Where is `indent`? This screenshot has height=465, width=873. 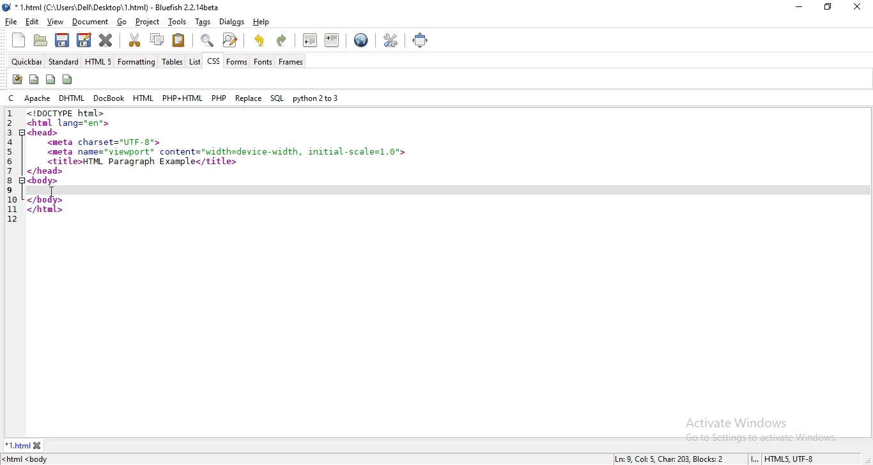
indent is located at coordinates (334, 41).